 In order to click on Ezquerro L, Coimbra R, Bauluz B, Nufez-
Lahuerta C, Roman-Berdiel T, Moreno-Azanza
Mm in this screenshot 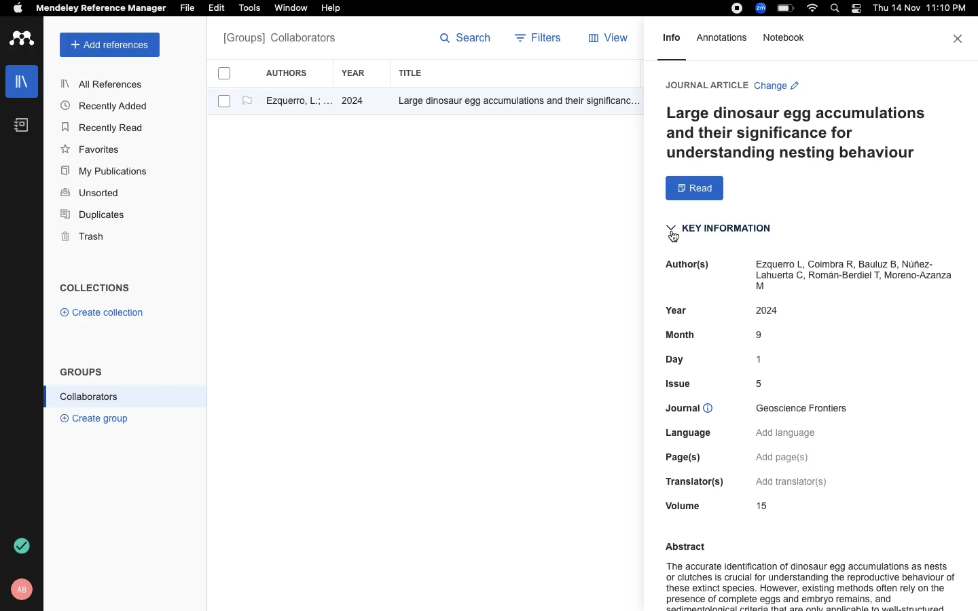, I will do `click(854, 277)`.